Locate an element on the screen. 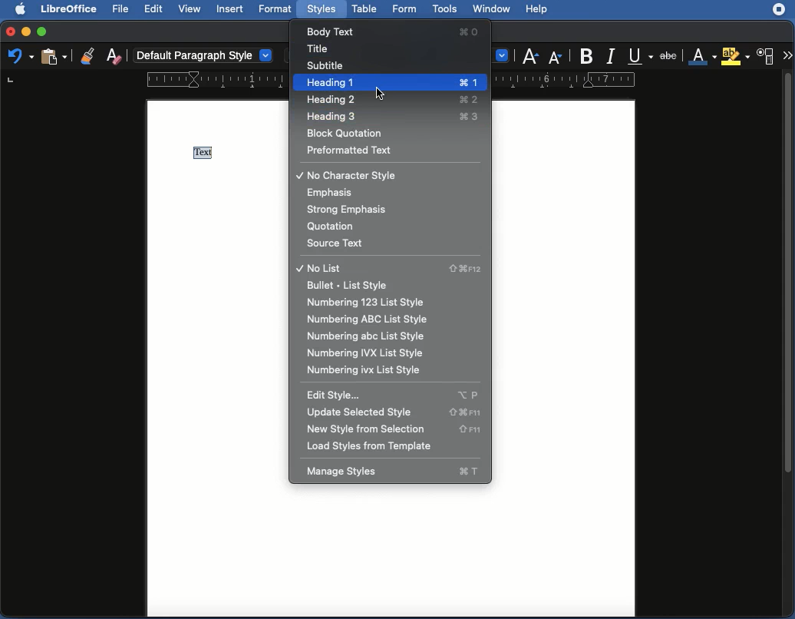 Image resolution: width=795 pixels, height=619 pixels. Bold is located at coordinates (586, 54).